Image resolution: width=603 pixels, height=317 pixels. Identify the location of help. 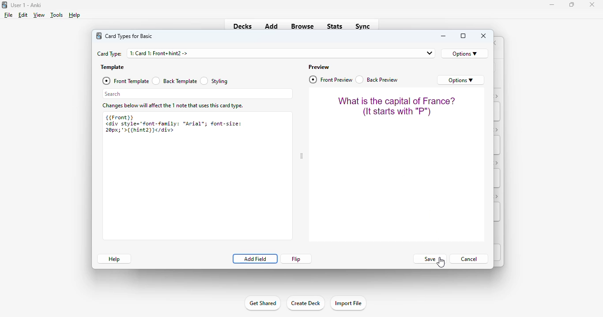
(114, 259).